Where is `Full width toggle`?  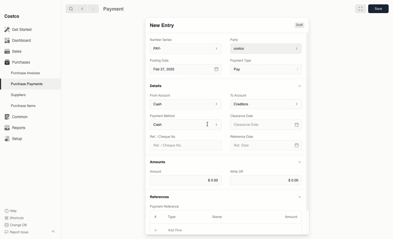
Full width toggle is located at coordinates (361, 10).